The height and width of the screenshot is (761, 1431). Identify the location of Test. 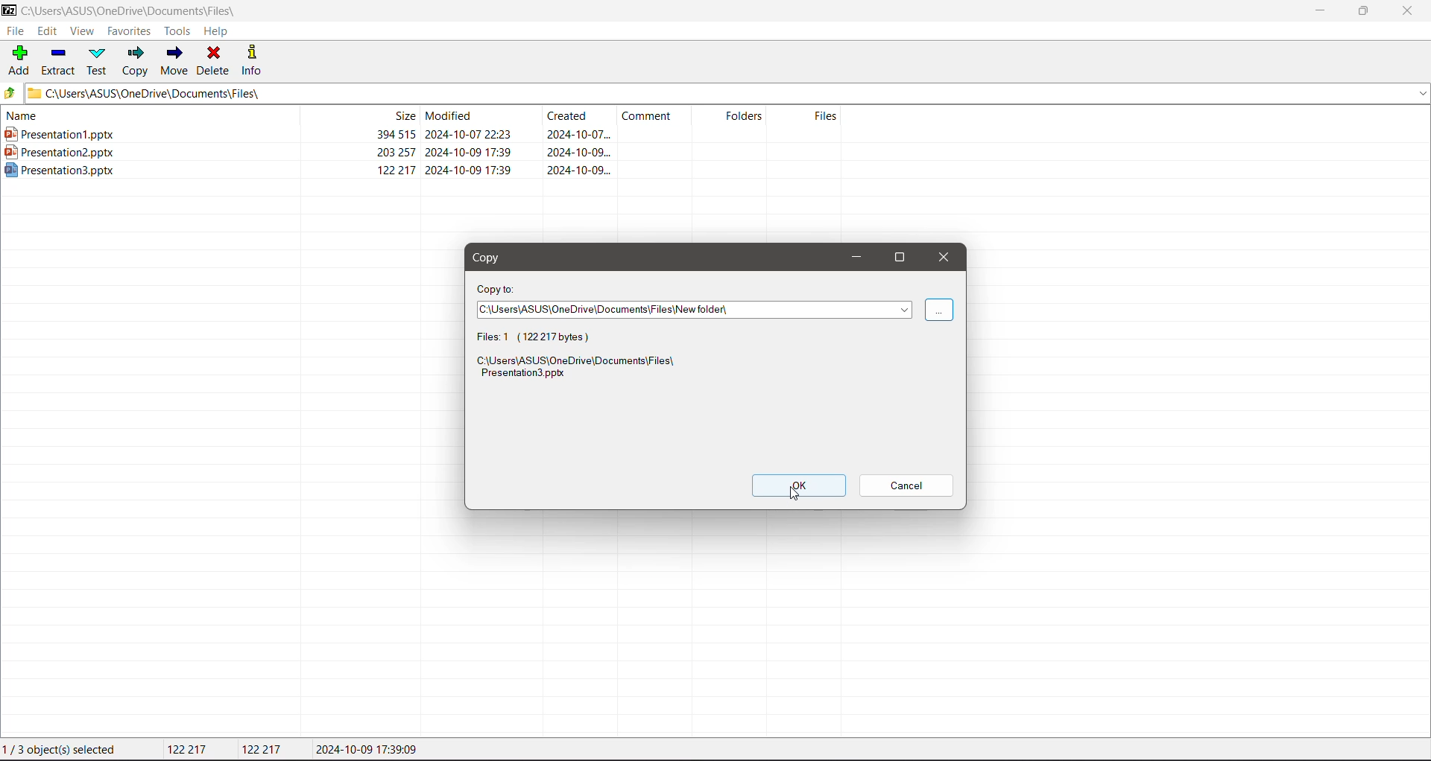
(98, 61).